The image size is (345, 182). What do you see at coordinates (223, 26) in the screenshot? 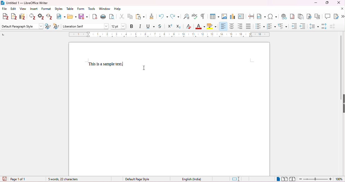
I see `align left` at bounding box center [223, 26].